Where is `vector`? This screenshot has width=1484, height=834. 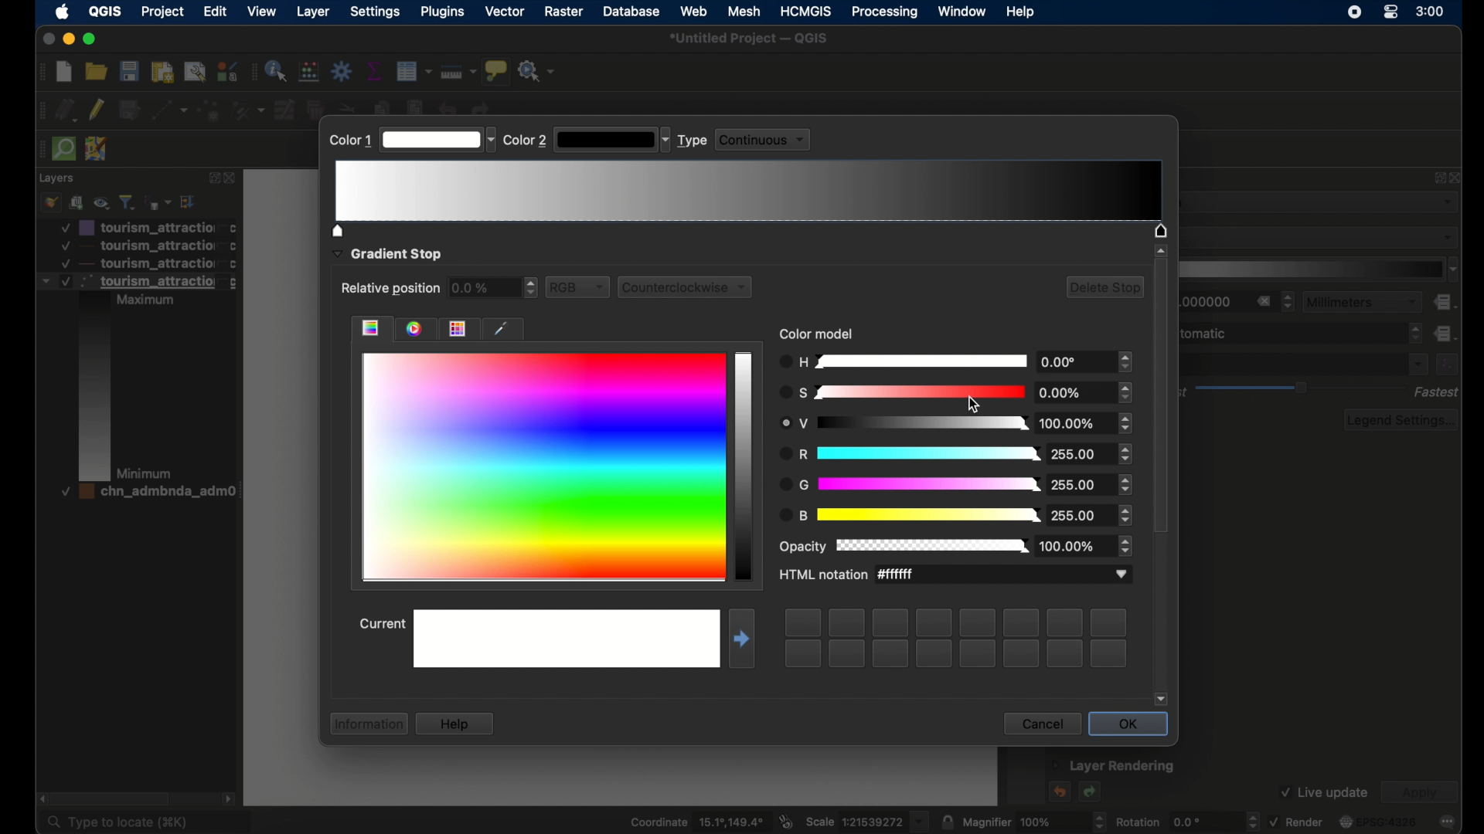
vector is located at coordinates (505, 12).